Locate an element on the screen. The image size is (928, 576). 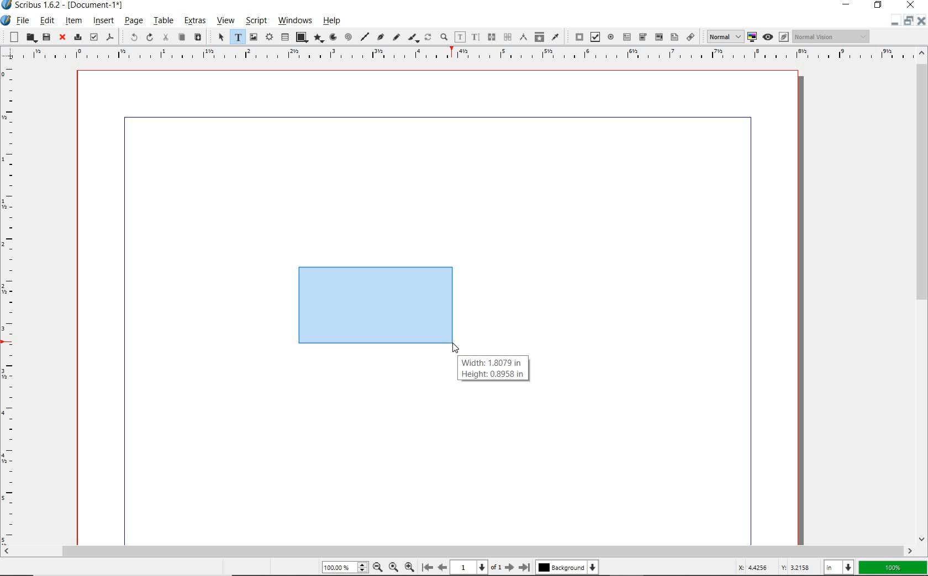
Next Page is located at coordinates (510, 567).